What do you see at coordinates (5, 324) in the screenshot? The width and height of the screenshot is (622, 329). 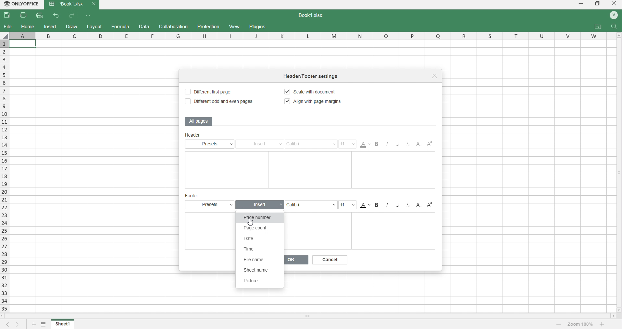 I see `previous sheet` at bounding box center [5, 324].